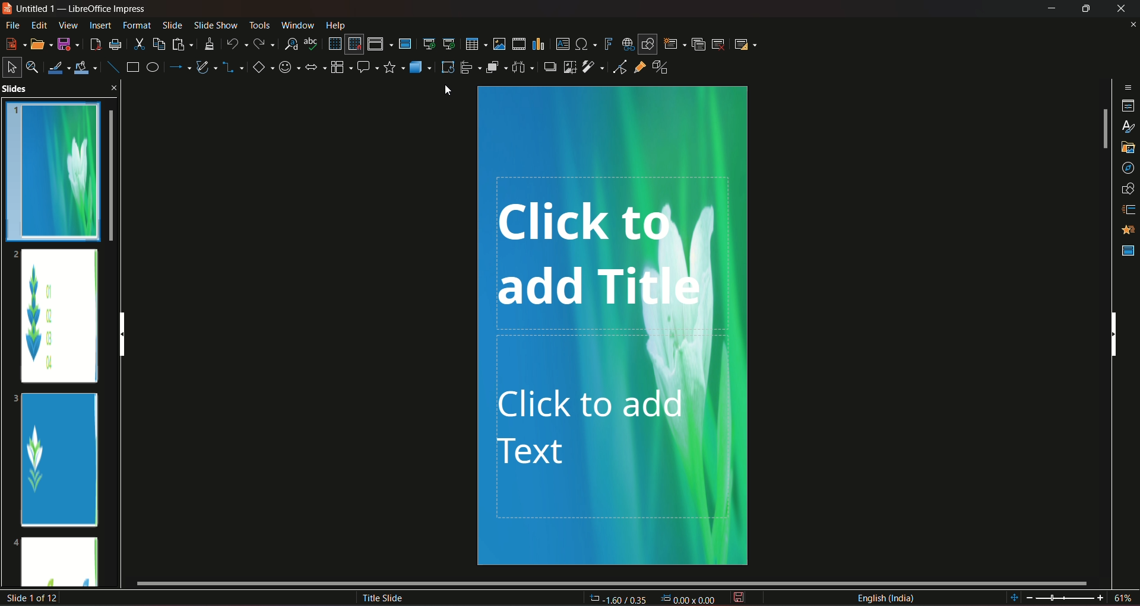  Describe the element at coordinates (34, 598) in the screenshot. I see `slide number` at that location.